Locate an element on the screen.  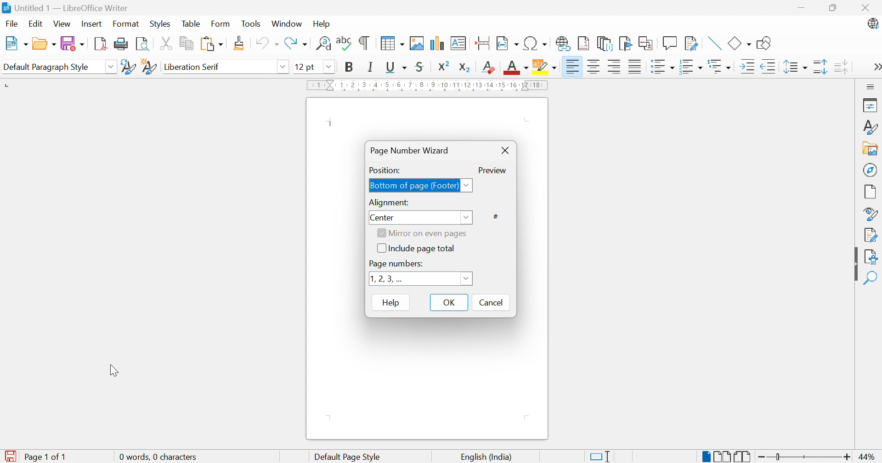
Toggle unordered list is located at coordinates (661, 67).